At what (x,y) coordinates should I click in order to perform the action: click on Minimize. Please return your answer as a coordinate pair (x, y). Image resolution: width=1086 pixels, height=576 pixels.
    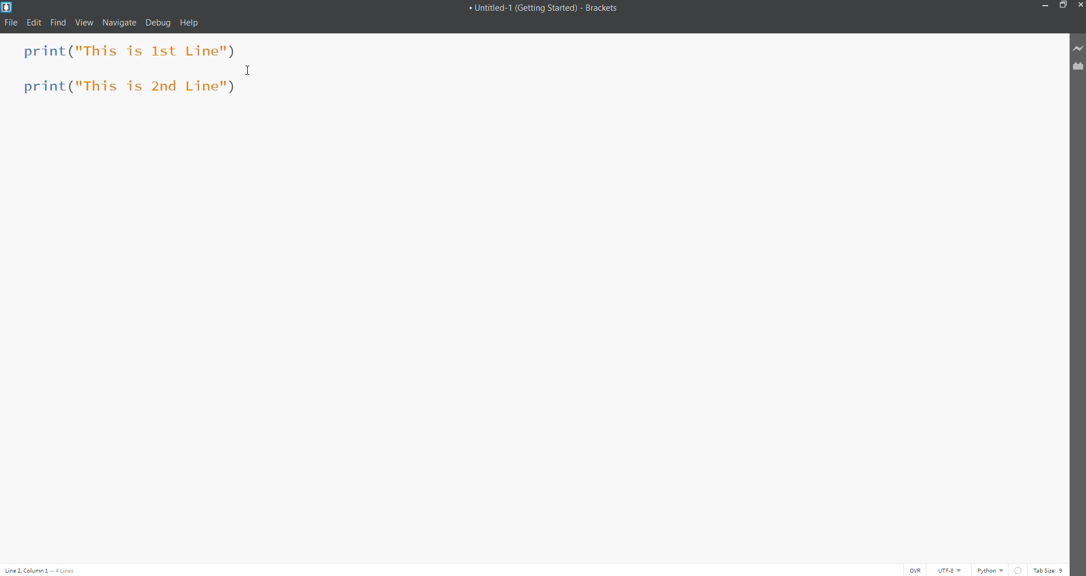
    Looking at the image, I should click on (1044, 6).